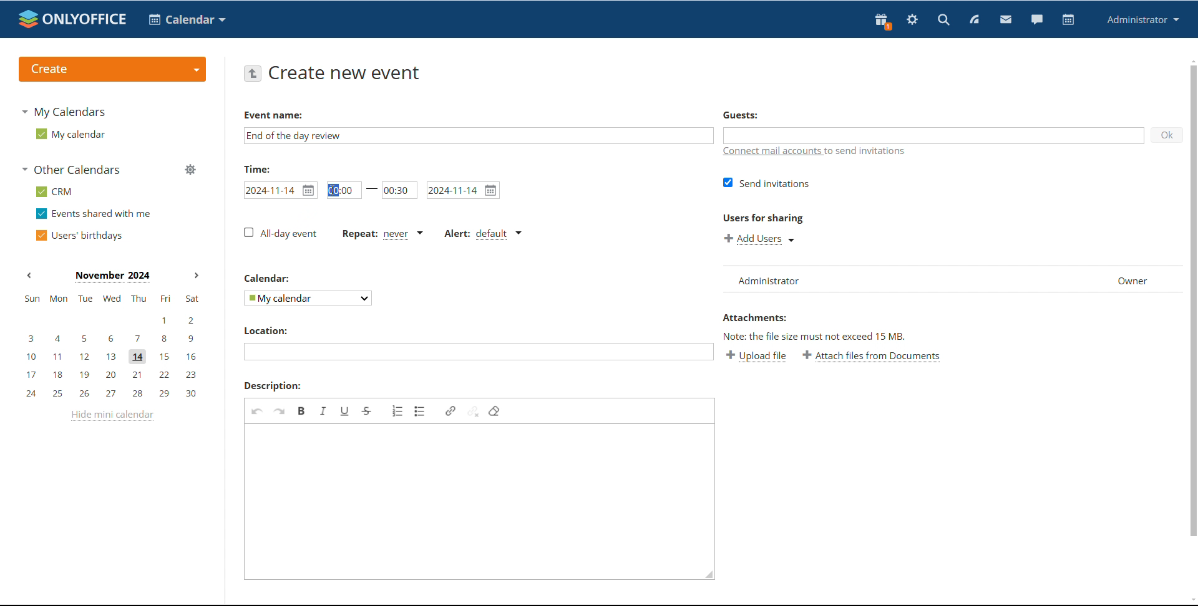 This screenshot has height=606, width=1198. I want to click on send invitations, so click(767, 183).